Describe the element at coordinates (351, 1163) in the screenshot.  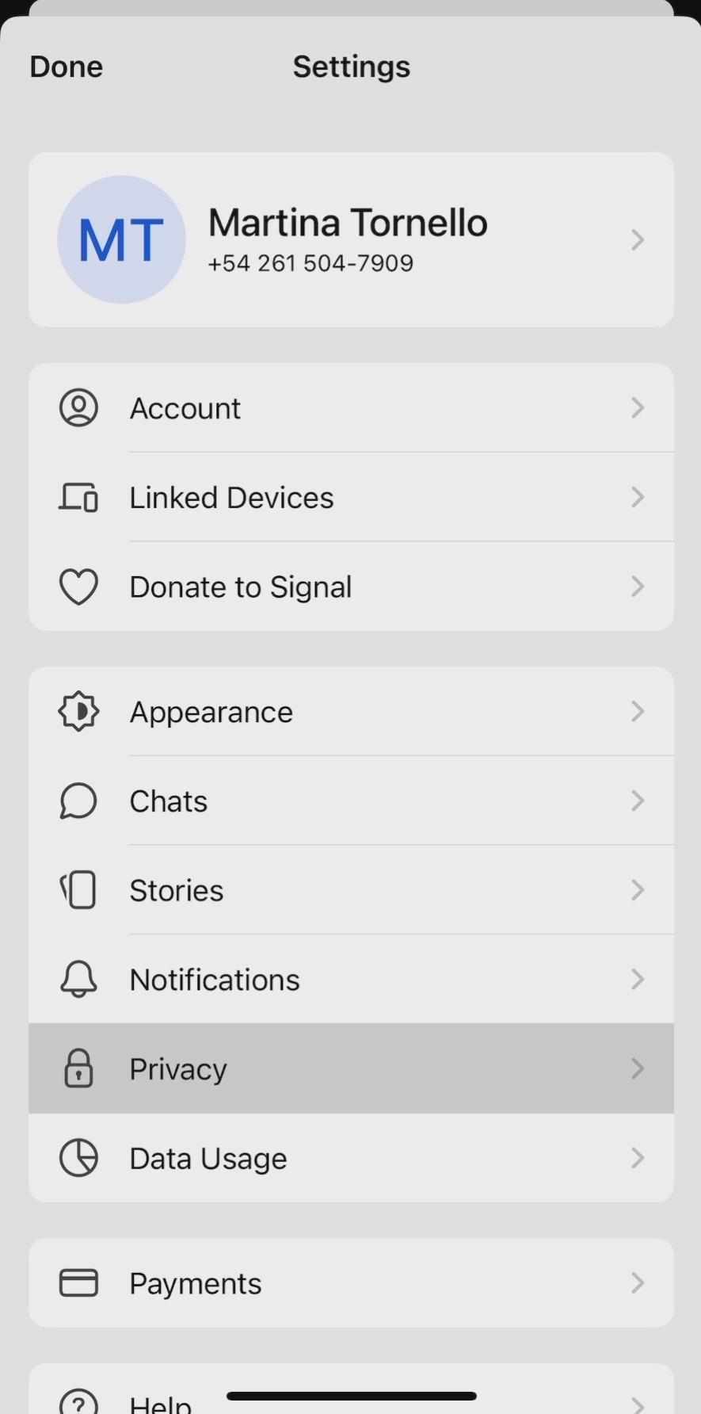
I see `data usage` at that location.